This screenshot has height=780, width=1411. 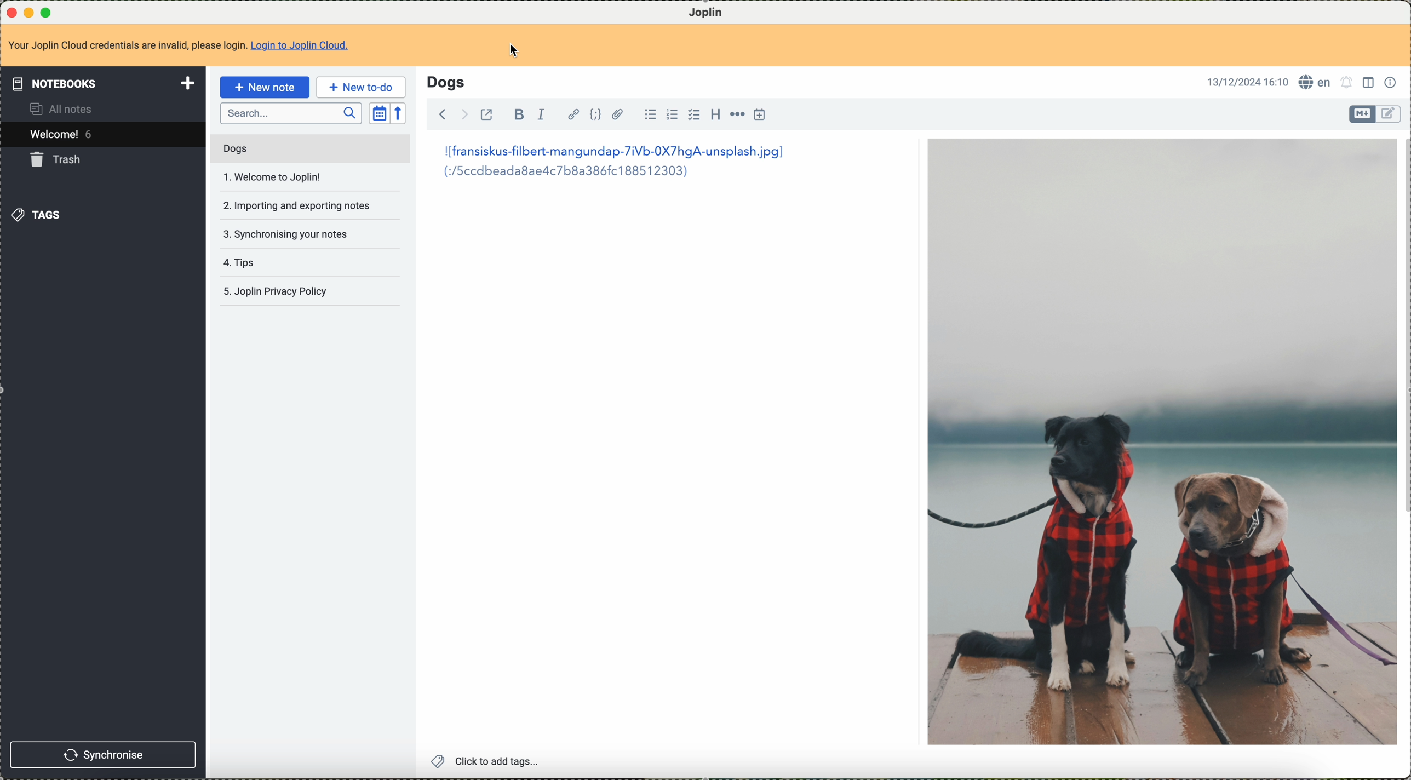 What do you see at coordinates (299, 201) in the screenshot?
I see `importing and exportin notes` at bounding box center [299, 201].